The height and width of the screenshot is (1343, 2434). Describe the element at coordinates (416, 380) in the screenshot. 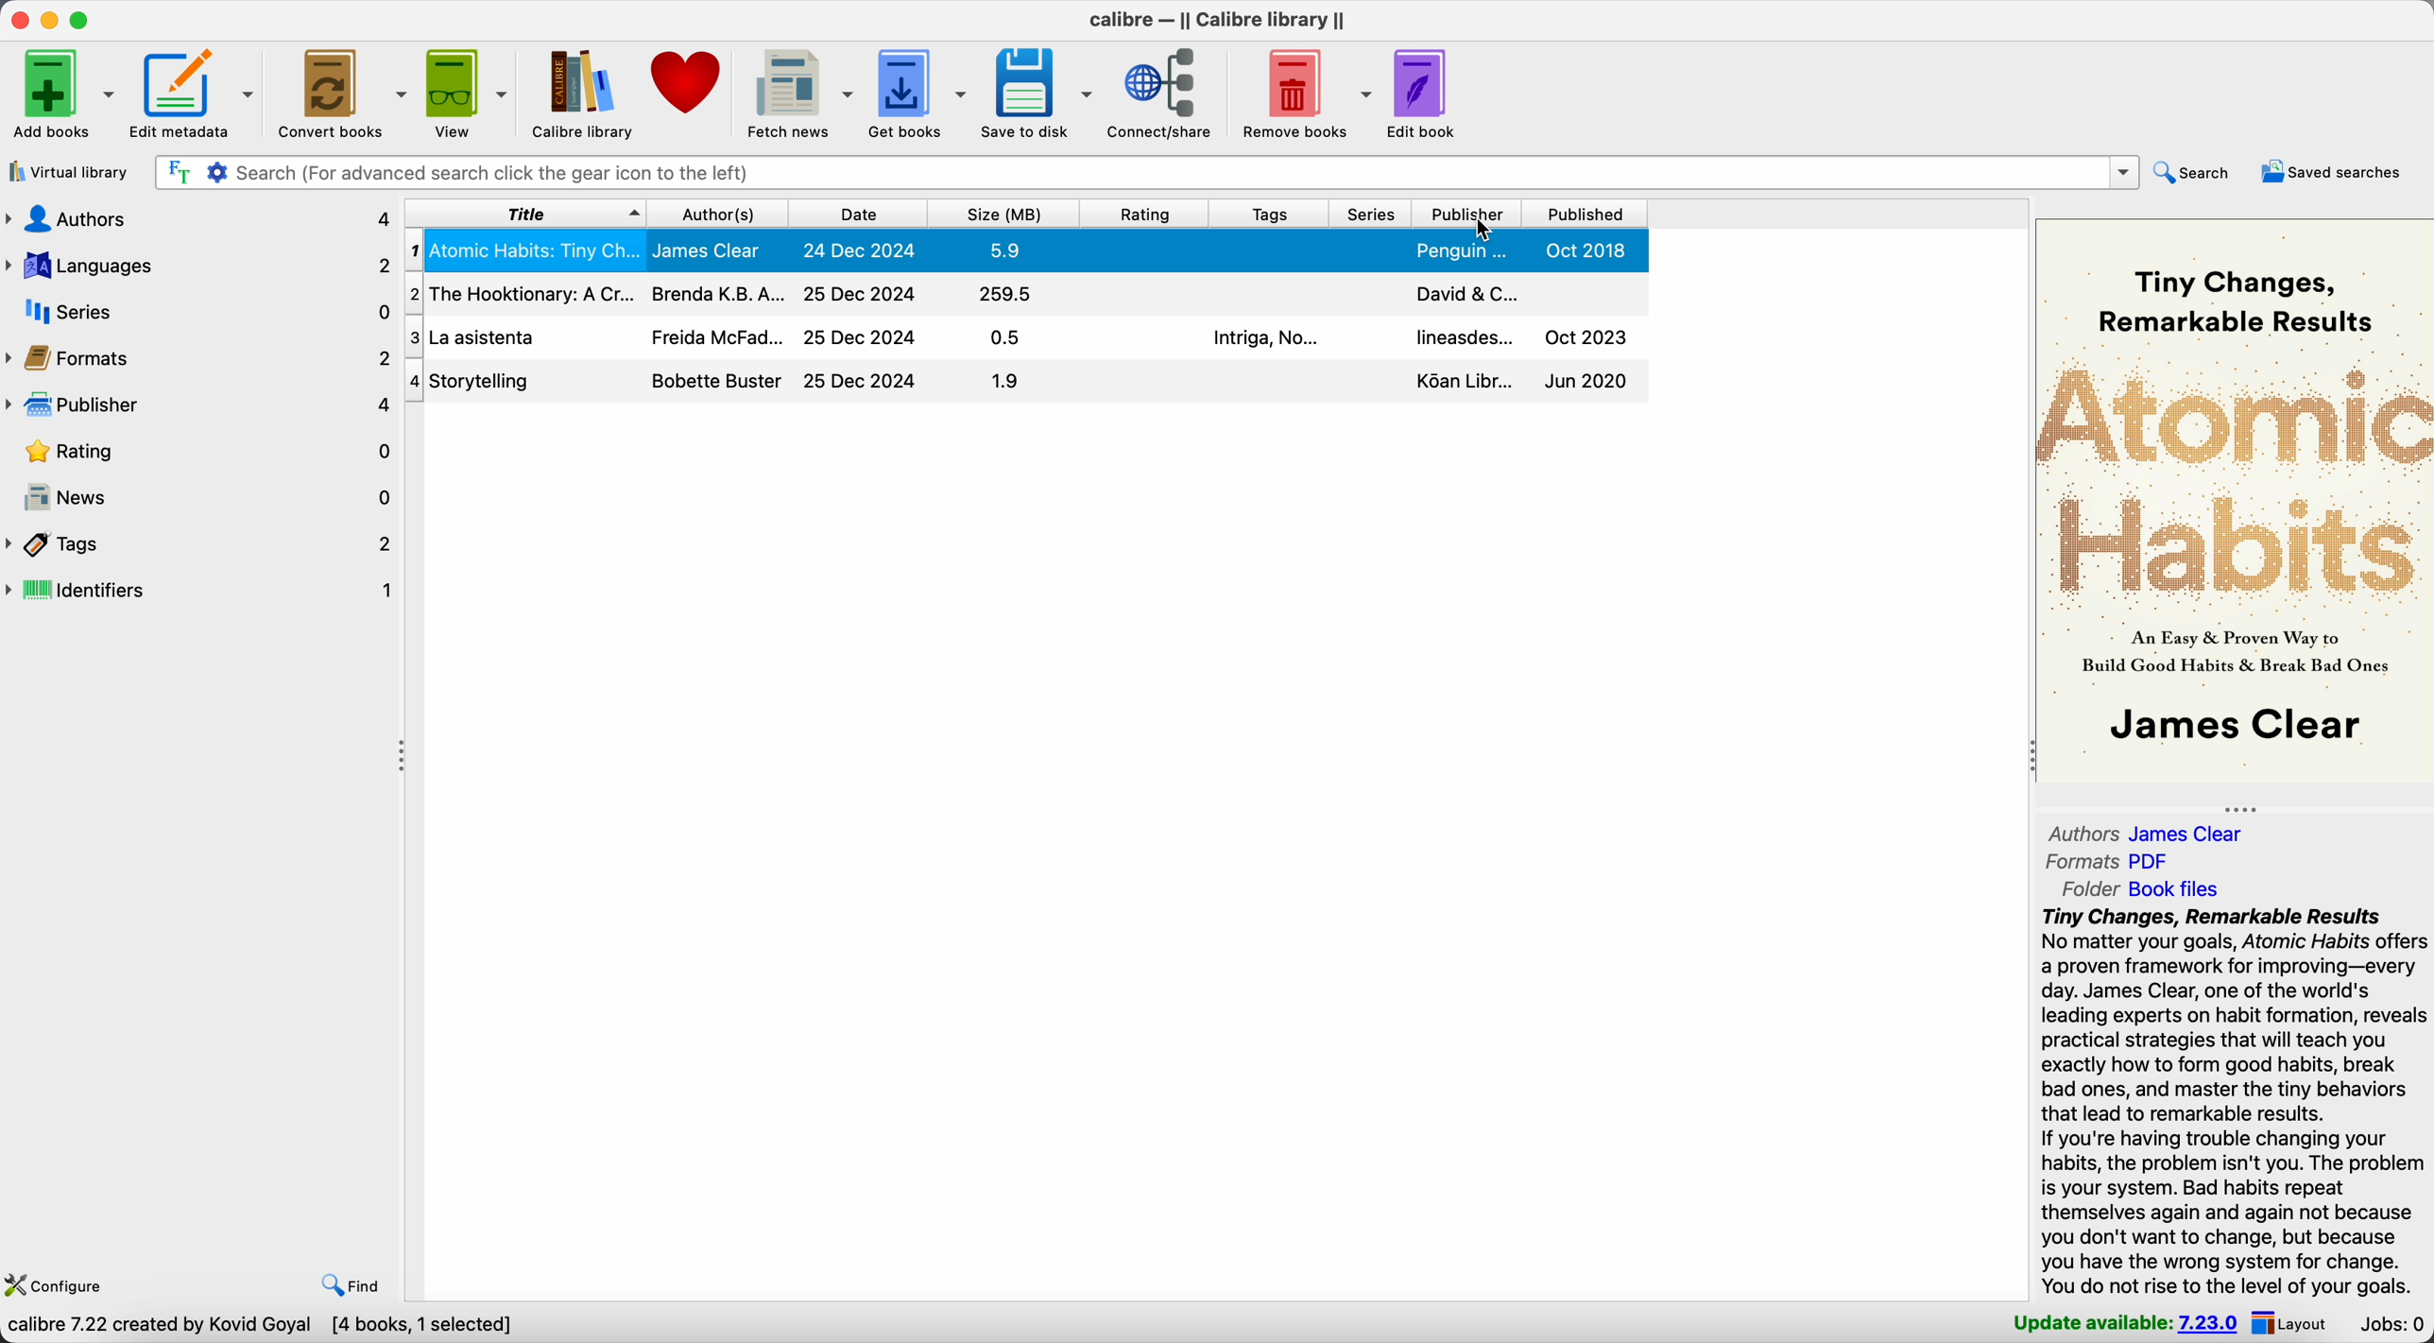

I see `4` at that location.